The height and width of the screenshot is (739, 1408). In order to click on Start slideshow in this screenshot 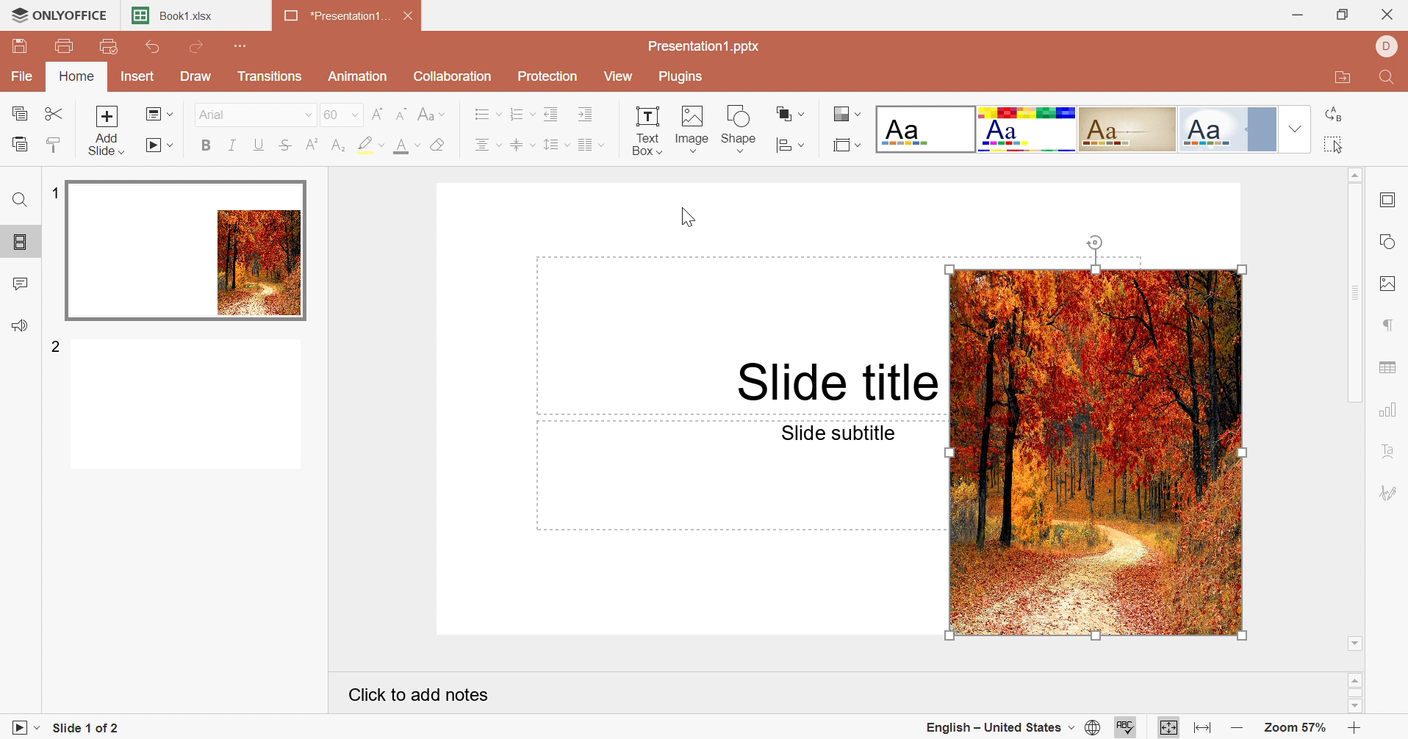, I will do `click(21, 726)`.